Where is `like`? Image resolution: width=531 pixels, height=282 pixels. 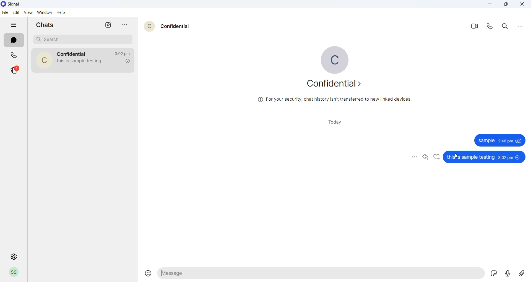 like is located at coordinates (437, 156).